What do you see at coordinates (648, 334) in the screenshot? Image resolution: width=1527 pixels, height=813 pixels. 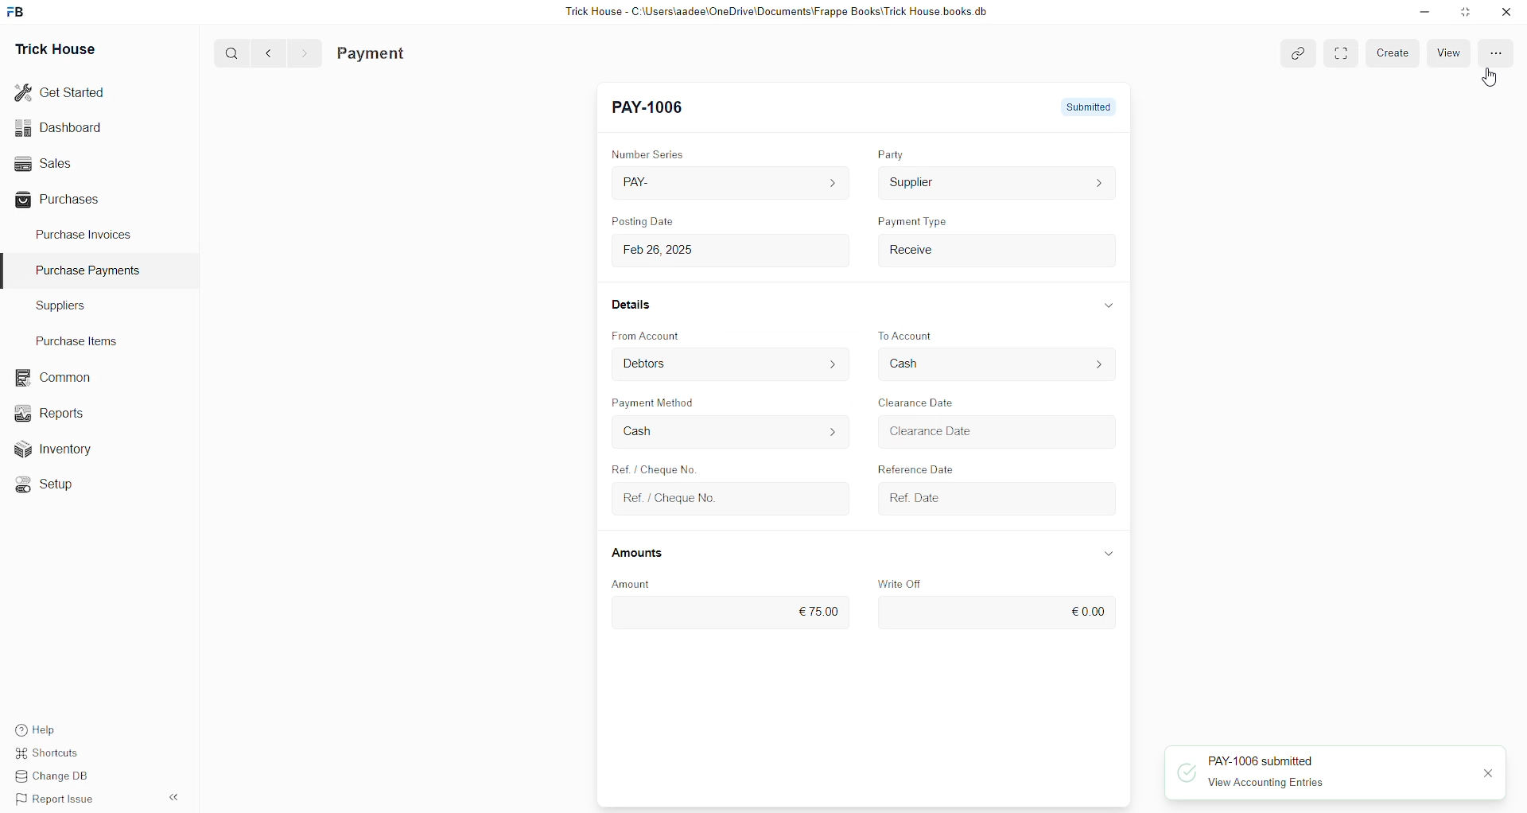 I see `From Account` at bounding box center [648, 334].